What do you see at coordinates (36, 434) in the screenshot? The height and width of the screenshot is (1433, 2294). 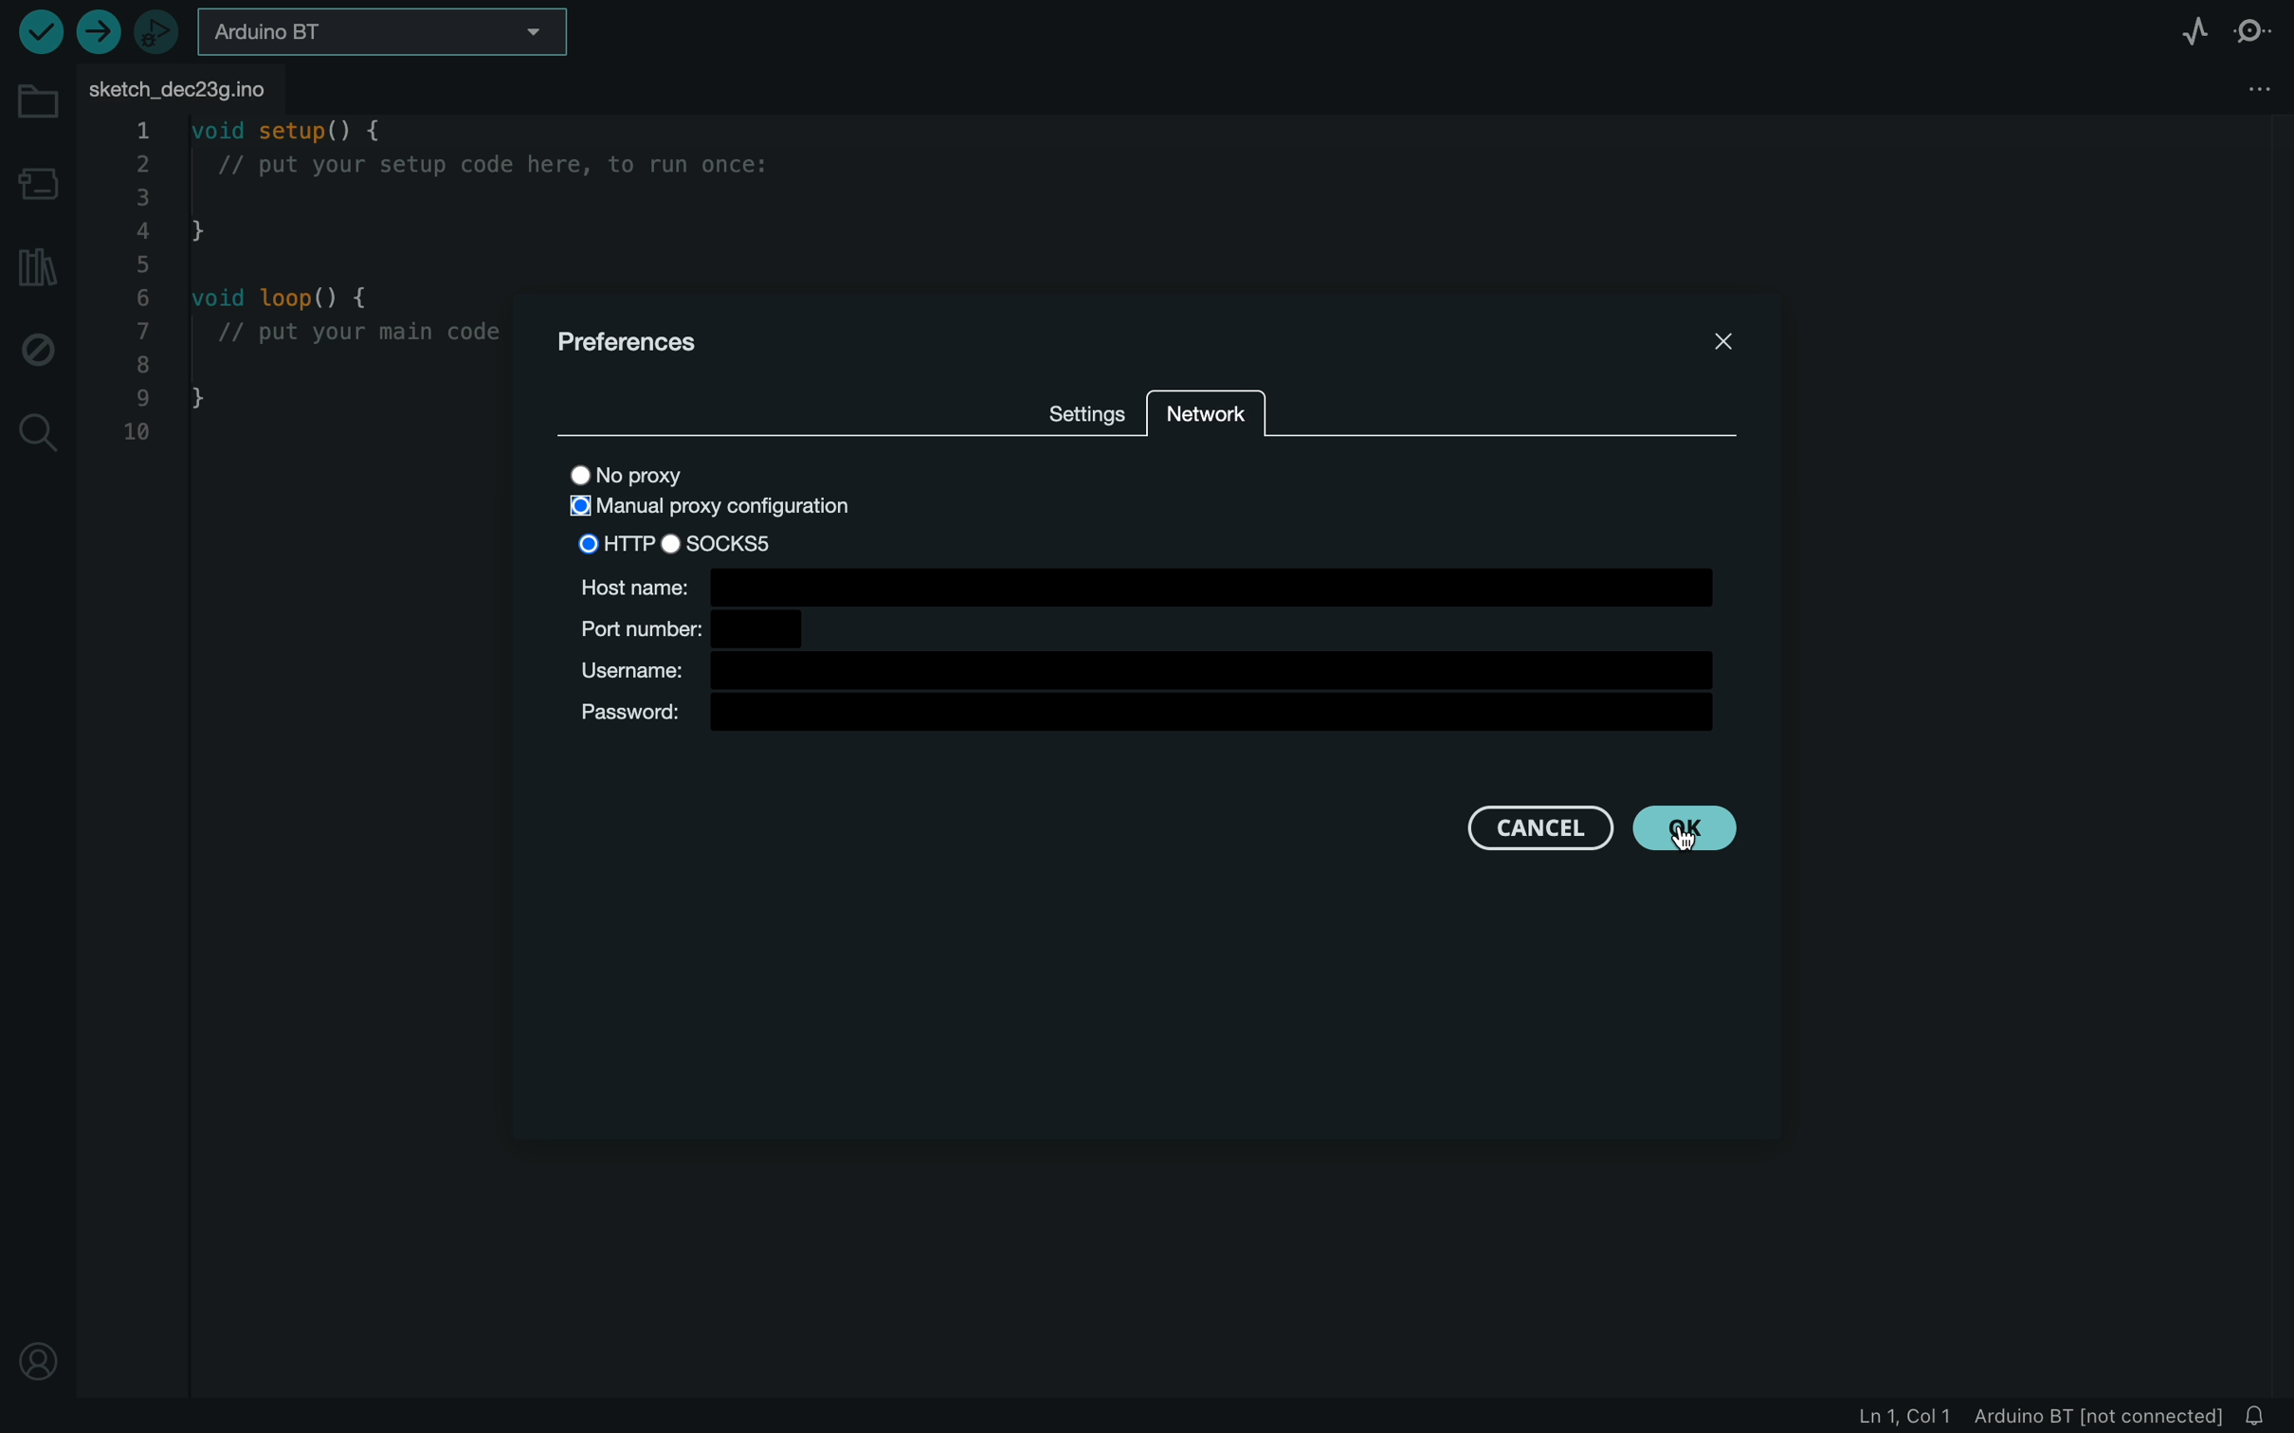 I see `search` at bounding box center [36, 434].